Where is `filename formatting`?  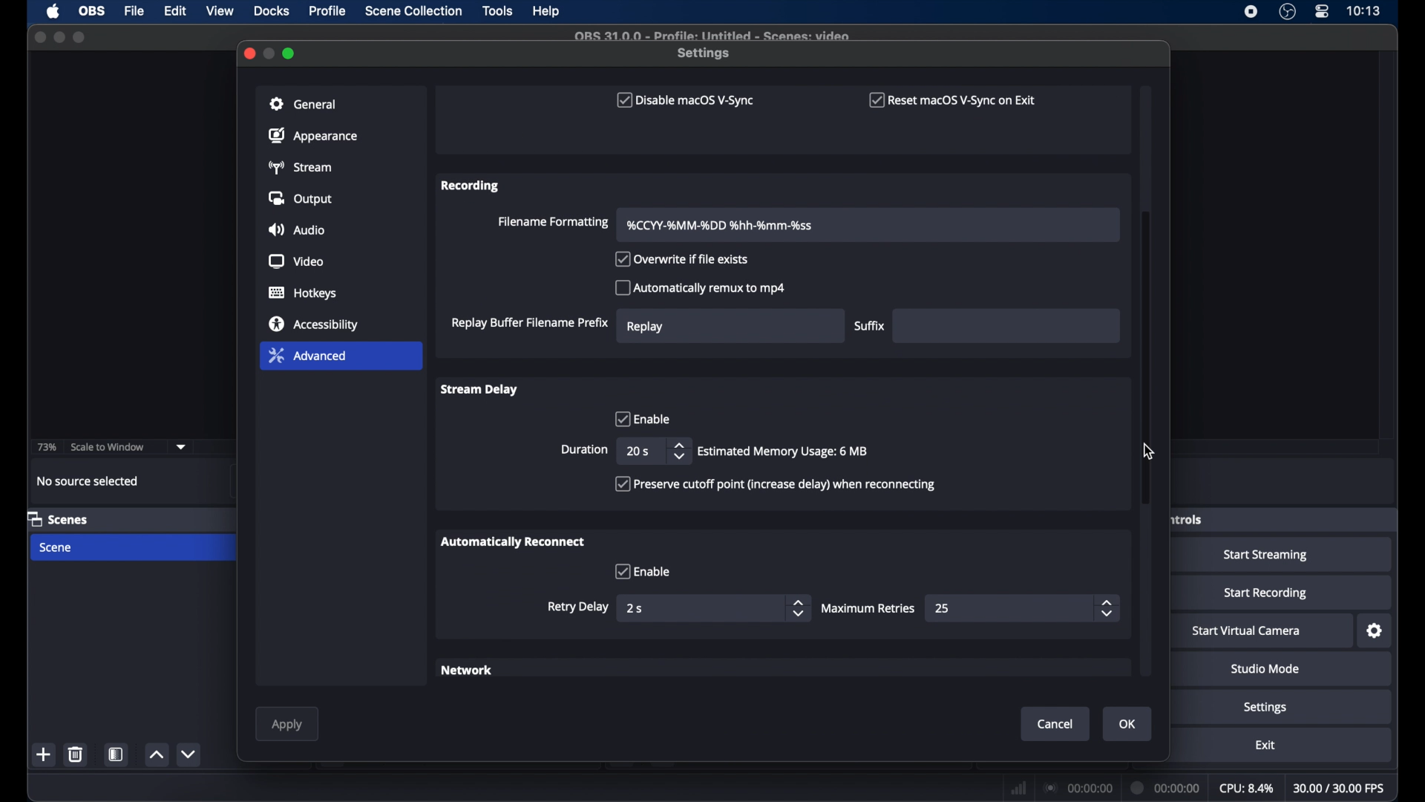
filename formatting is located at coordinates (551, 223).